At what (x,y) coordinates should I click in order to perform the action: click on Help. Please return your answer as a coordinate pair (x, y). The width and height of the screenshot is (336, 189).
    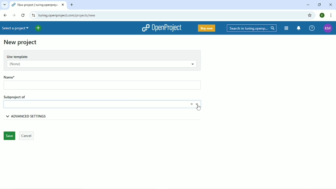
    Looking at the image, I should click on (312, 28).